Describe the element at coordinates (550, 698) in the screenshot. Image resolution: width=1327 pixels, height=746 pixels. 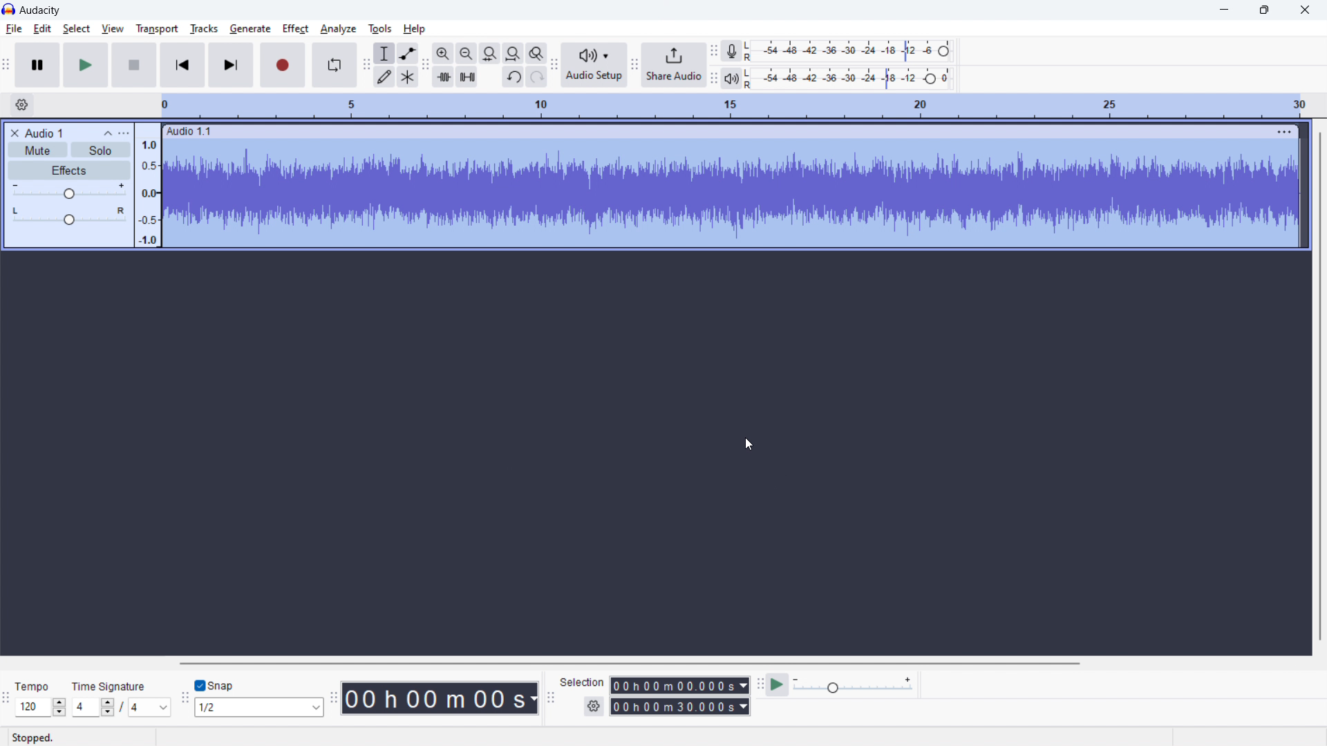
I see `selection toolbar` at that location.